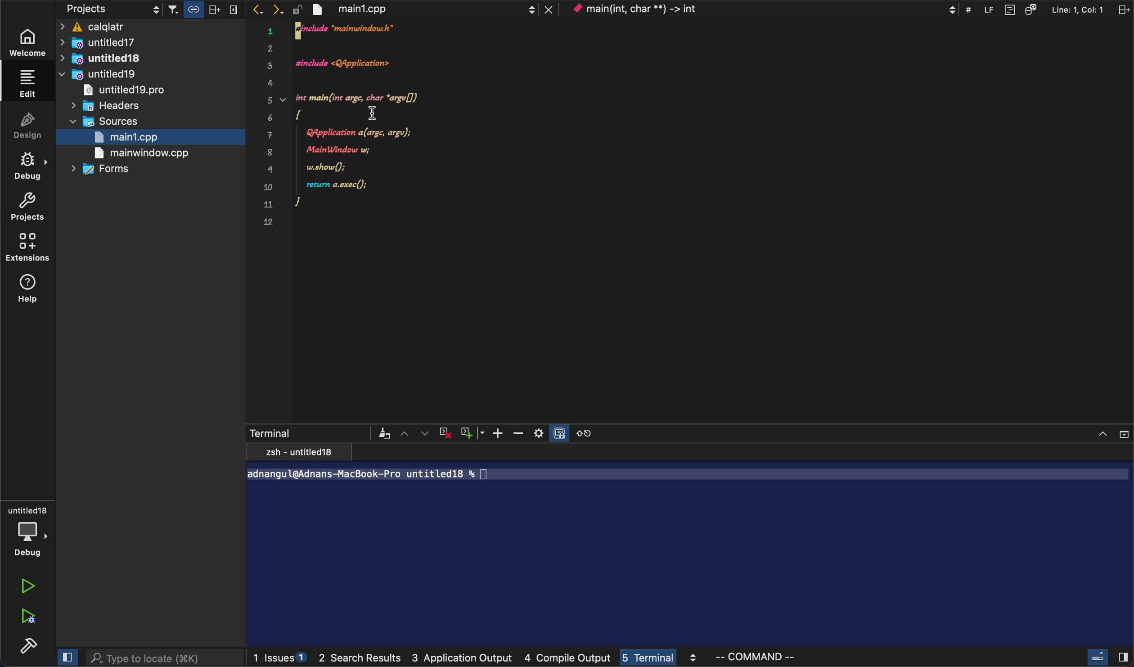 The image size is (1134, 667). Describe the element at coordinates (27, 207) in the screenshot. I see `projects` at that location.